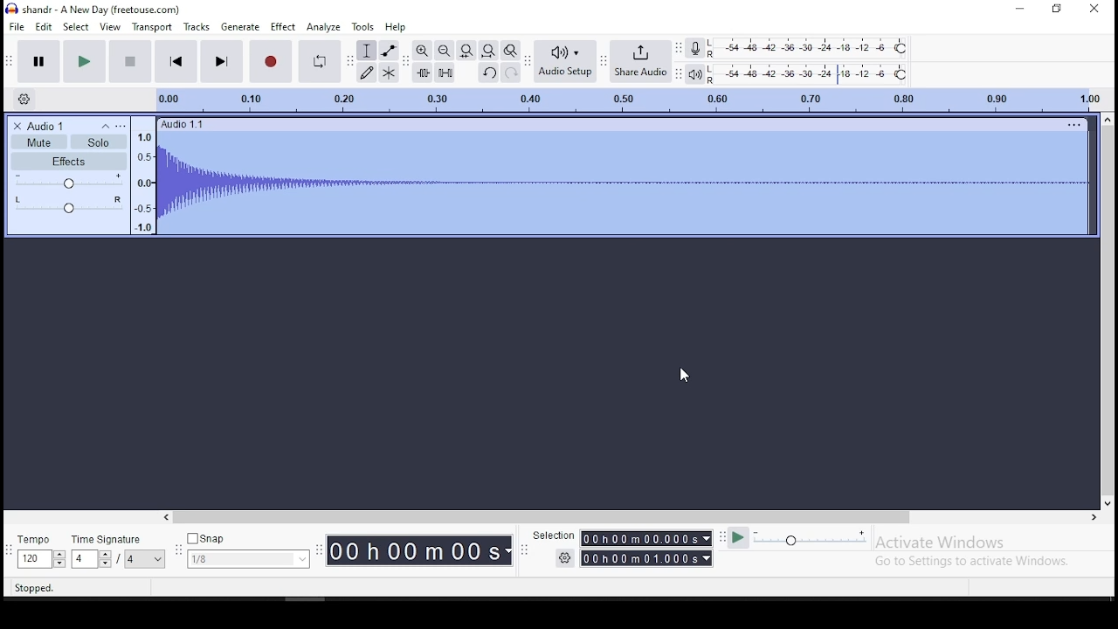 Image resolution: width=1118 pixels, height=629 pixels. I want to click on tools, so click(365, 26).